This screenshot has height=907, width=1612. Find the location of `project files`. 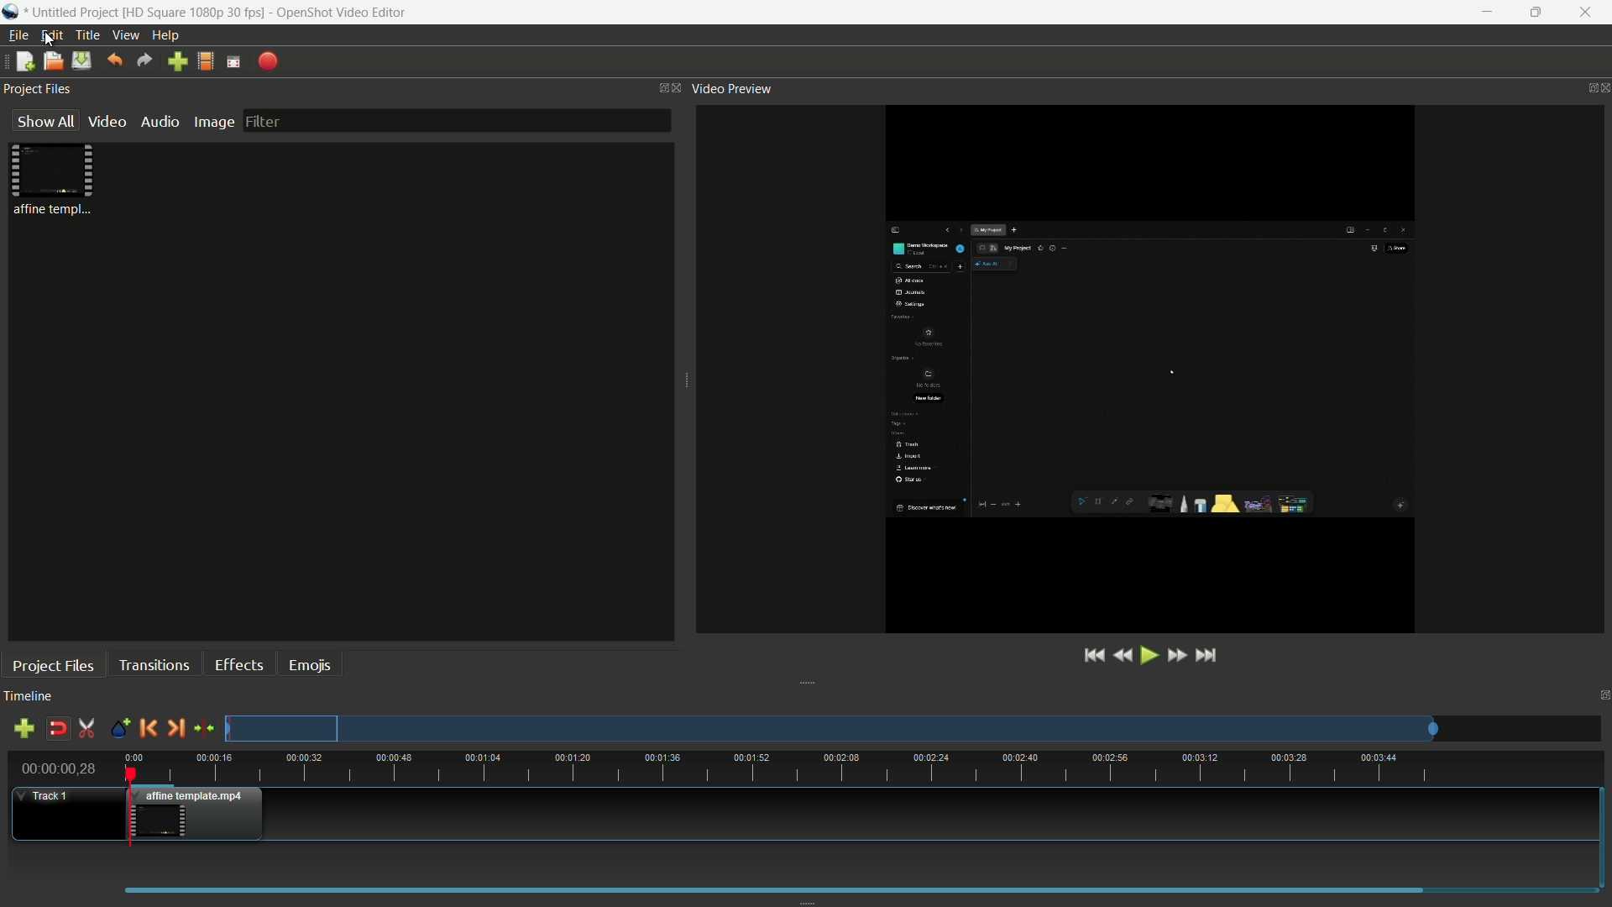

project files is located at coordinates (39, 90).